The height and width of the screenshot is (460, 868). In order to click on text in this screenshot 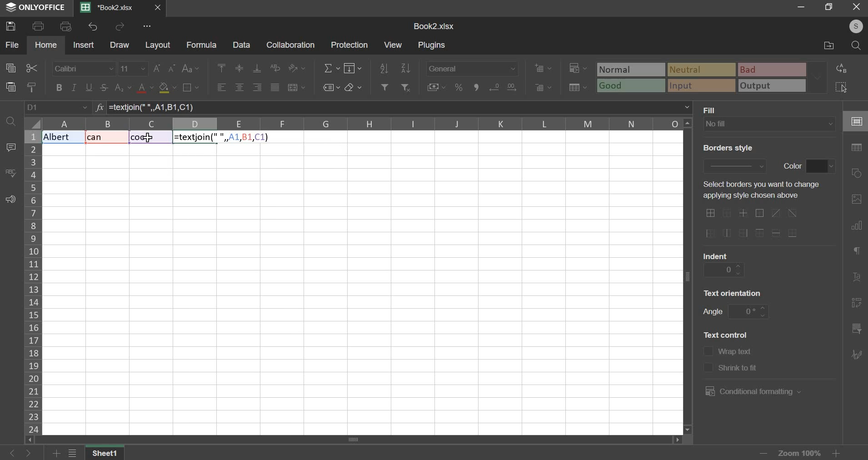, I will do `click(716, 255)`.